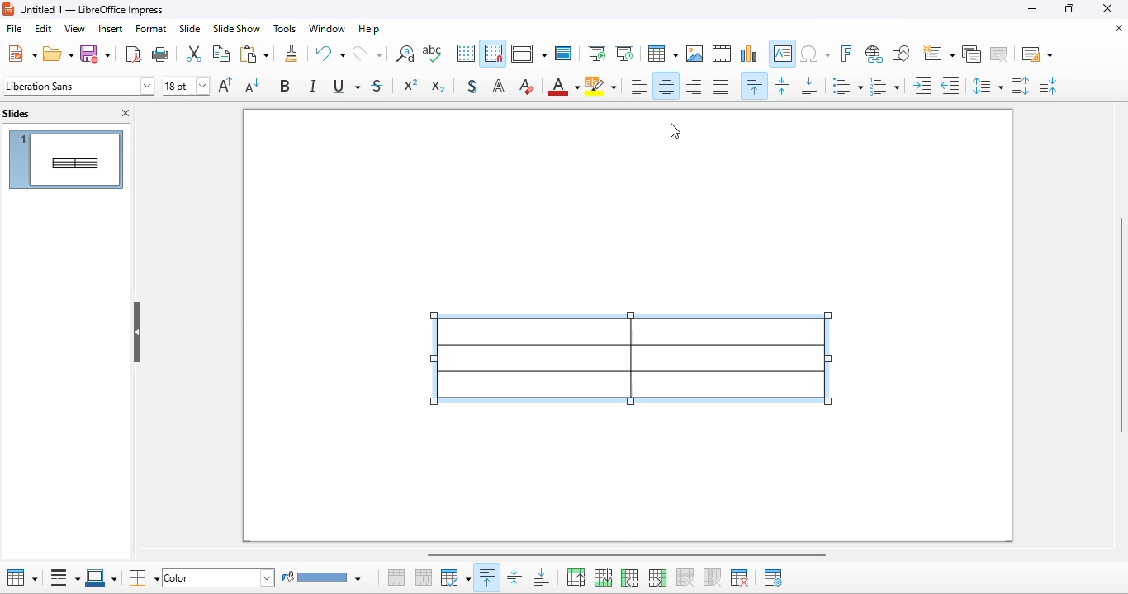  I want to click on align center, so click(666, 85).